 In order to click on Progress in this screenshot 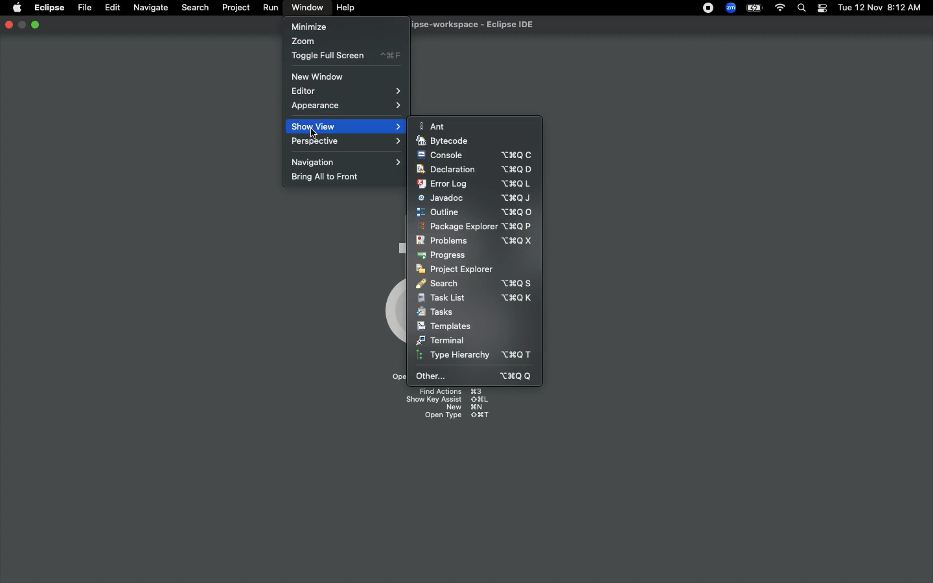, I will do `click(444, 256)`.